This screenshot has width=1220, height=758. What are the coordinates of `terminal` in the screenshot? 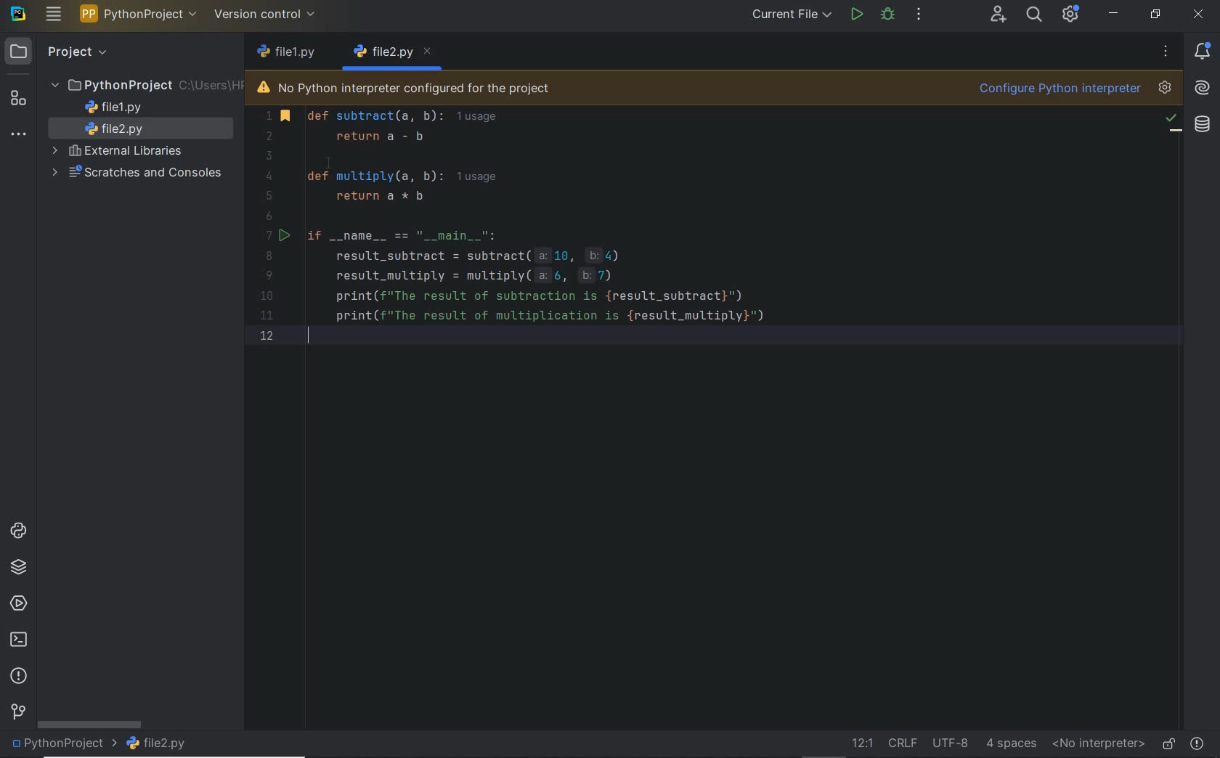 It's located at (17, 641).